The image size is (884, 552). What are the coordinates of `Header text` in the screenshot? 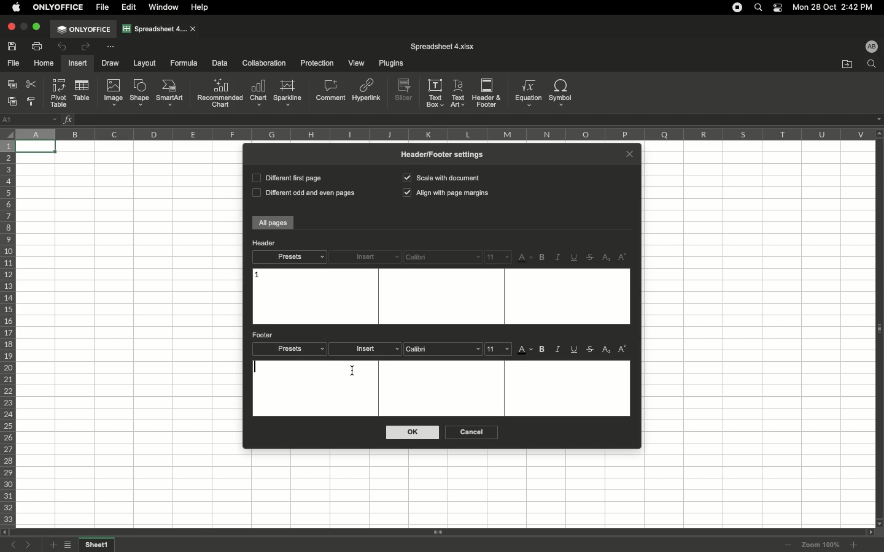 It's located at (257, 275).